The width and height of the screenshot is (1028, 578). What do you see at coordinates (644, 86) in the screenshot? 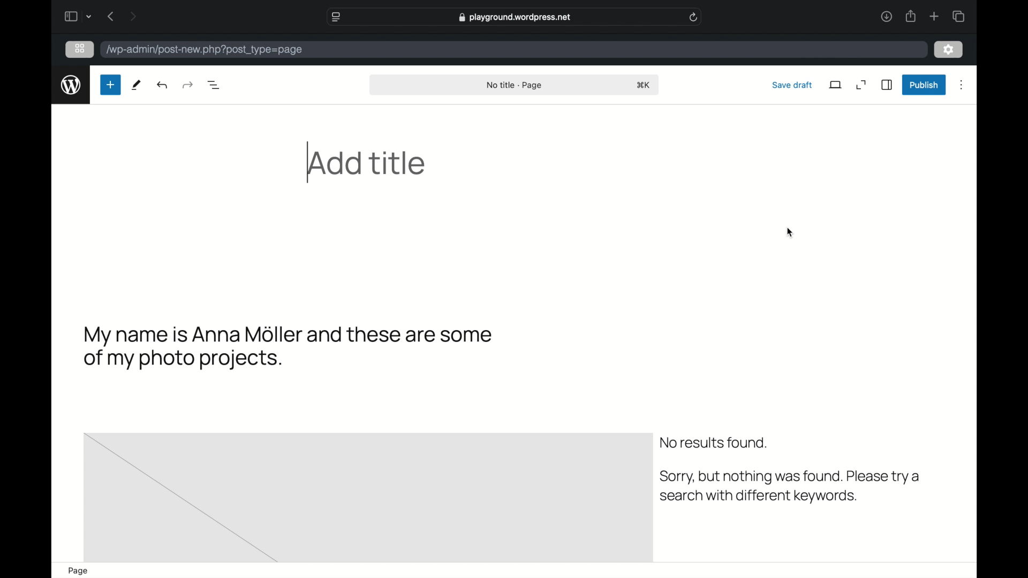
I see `shortcut` at bounding box center [644, 86].